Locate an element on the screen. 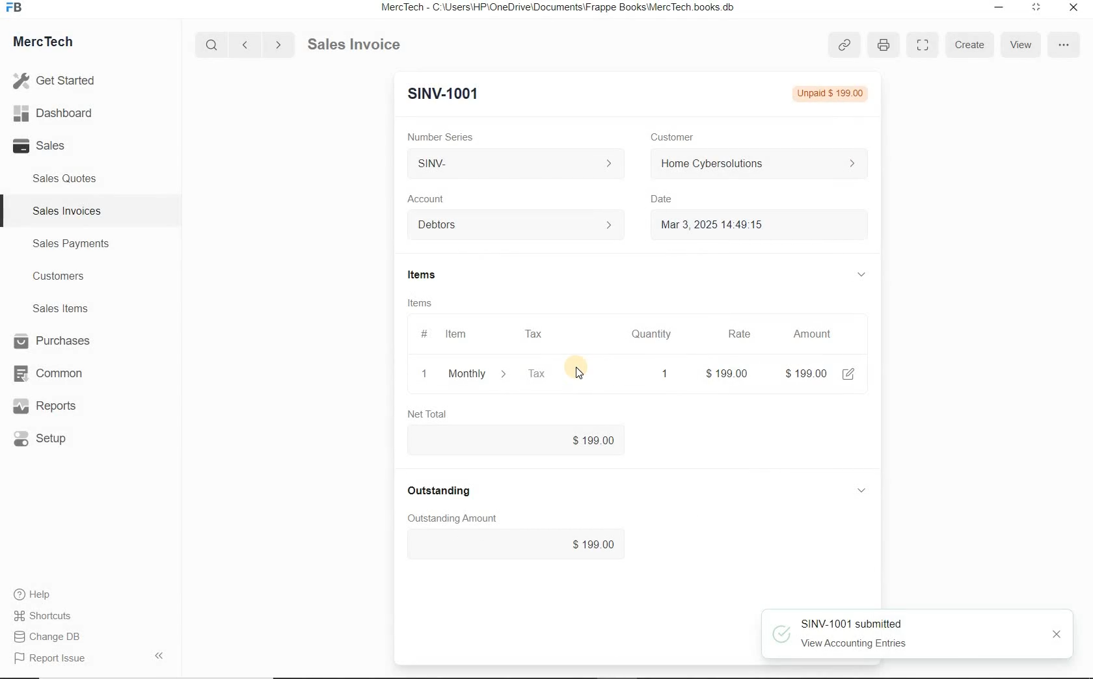 This screenshot has width=1093, height=679. Item is located at coordinates (457, 334).